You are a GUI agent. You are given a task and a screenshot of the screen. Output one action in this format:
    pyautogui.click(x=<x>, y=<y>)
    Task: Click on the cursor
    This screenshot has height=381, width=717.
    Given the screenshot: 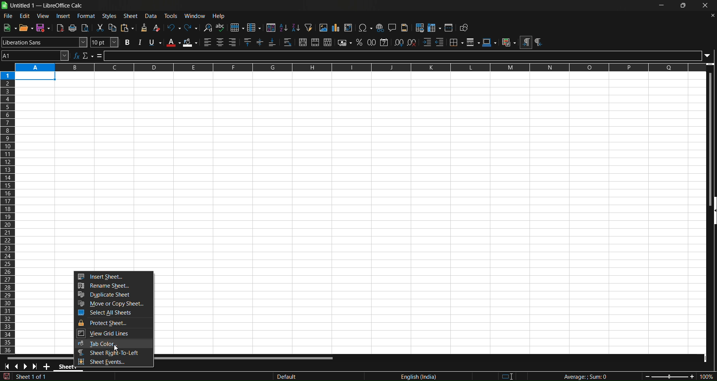 What is the action you would take?
    pyautogui.click(x=115, y=349)
    